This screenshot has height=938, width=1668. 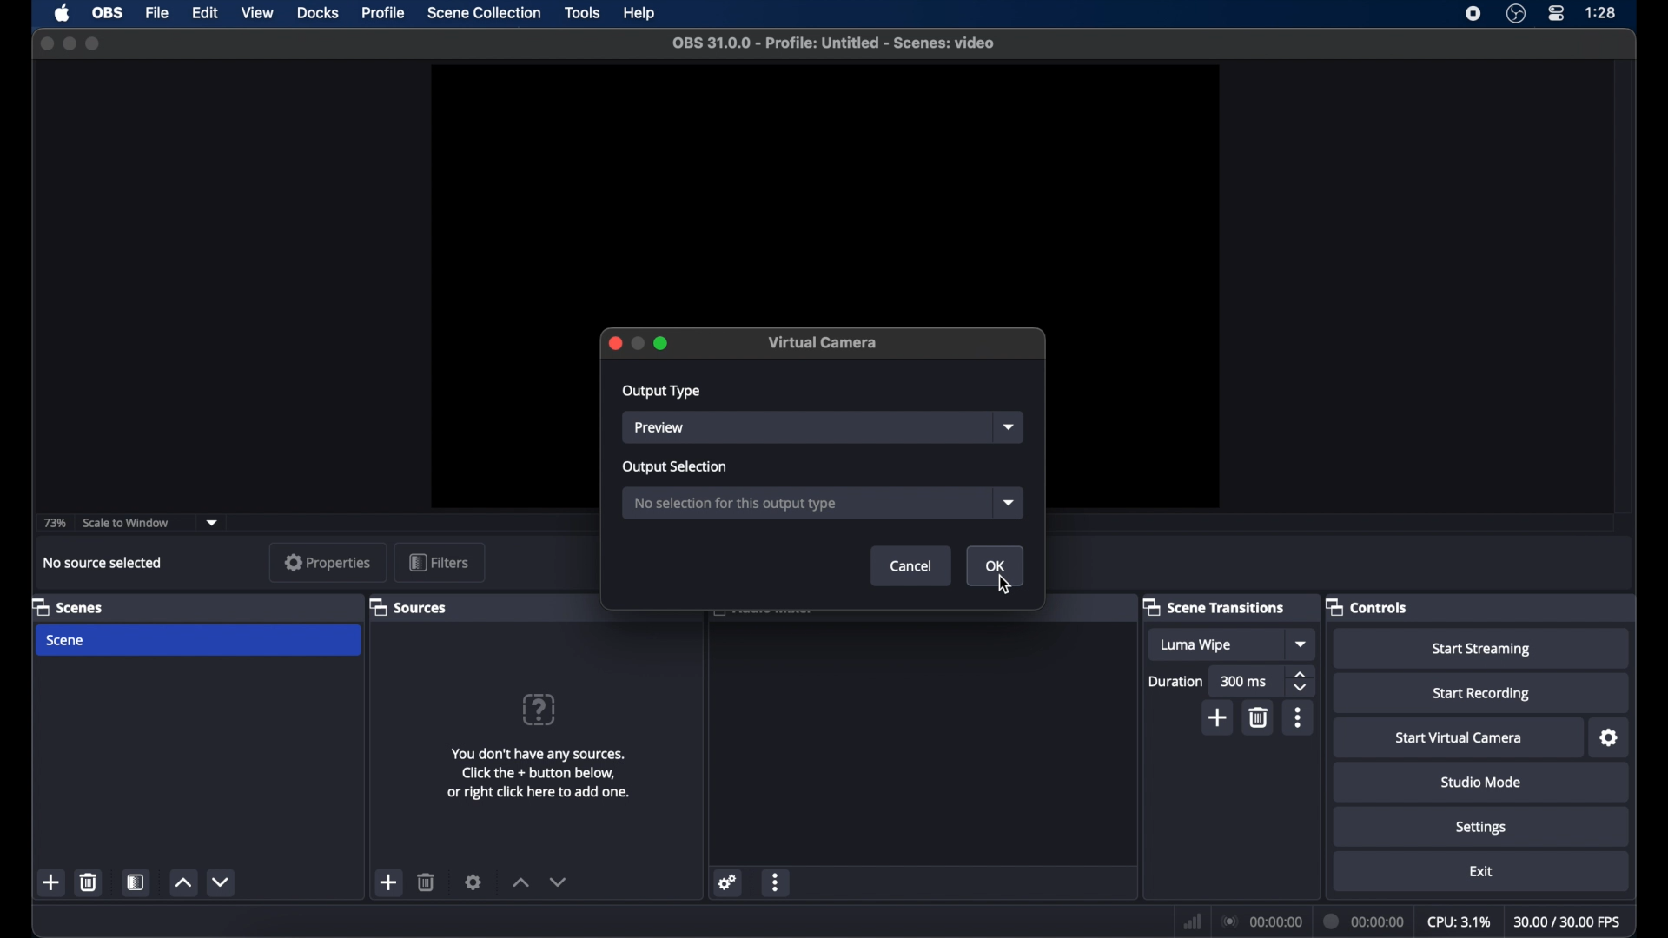 What do you see at coordinates (384, 13) in the screenshot?
I see `profile` at bounding box center [384, 13].